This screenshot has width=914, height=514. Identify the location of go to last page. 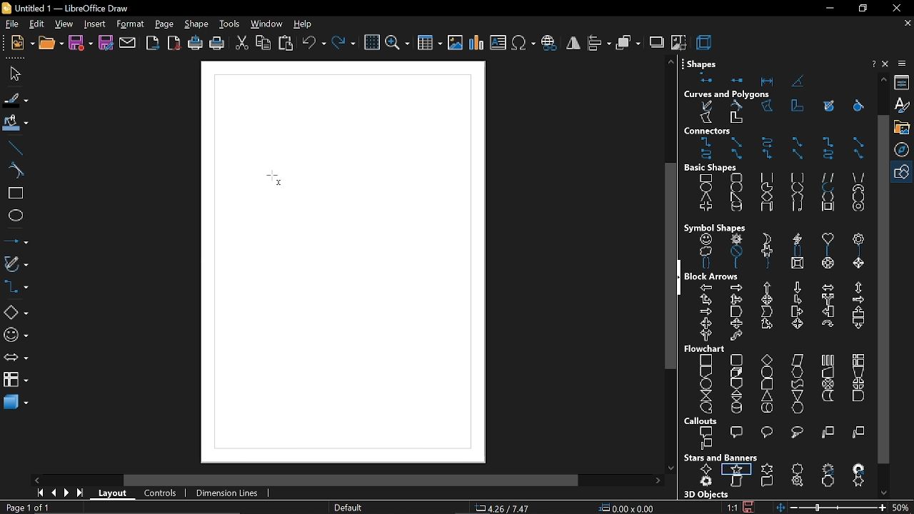
(81, 493).